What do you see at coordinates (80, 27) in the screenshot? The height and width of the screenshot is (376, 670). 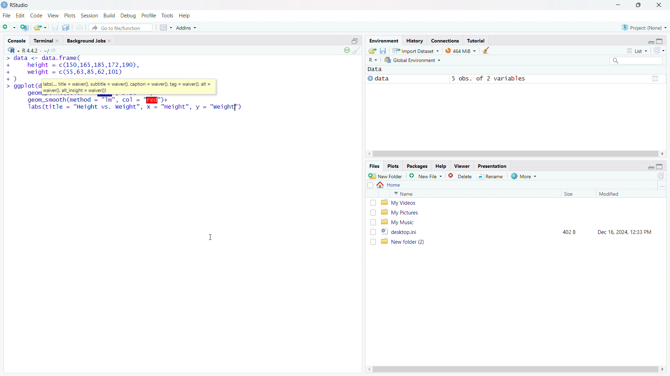 I see `print` at bounding box center [80, 27].